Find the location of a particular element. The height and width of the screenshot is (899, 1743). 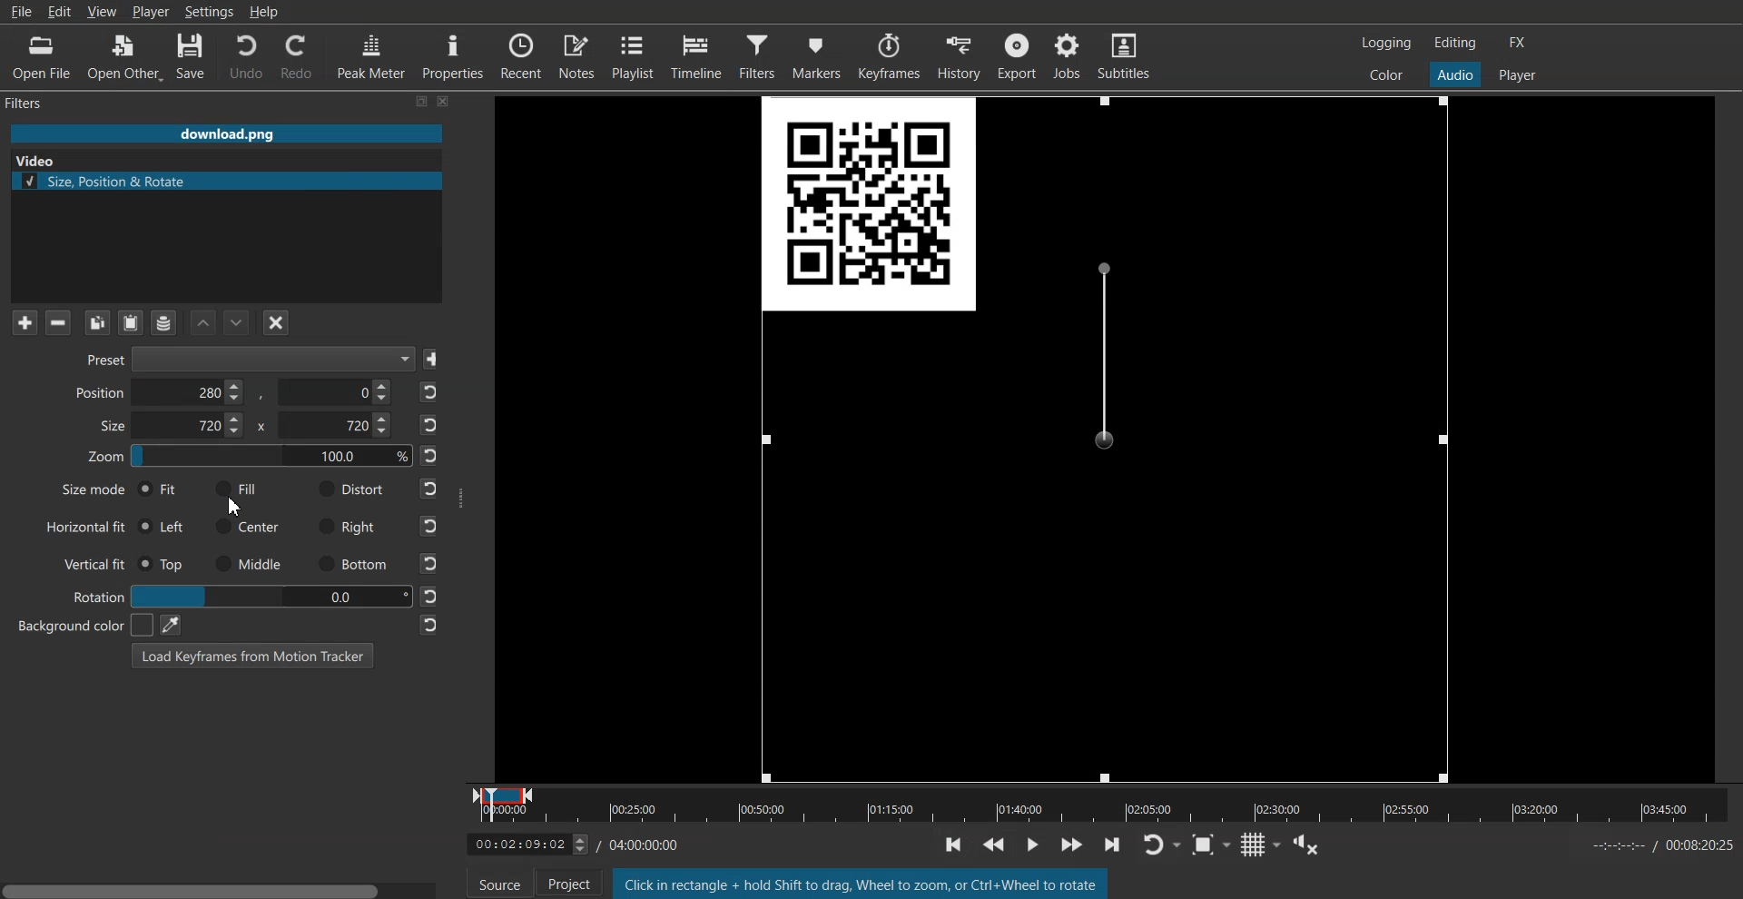

Peak Meter is located at coordinates (369, 57).